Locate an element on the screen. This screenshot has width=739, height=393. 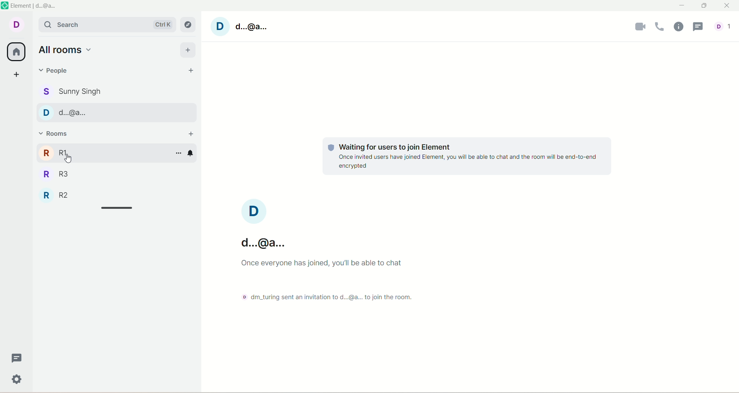
Account is located at coordinates (243, 28).